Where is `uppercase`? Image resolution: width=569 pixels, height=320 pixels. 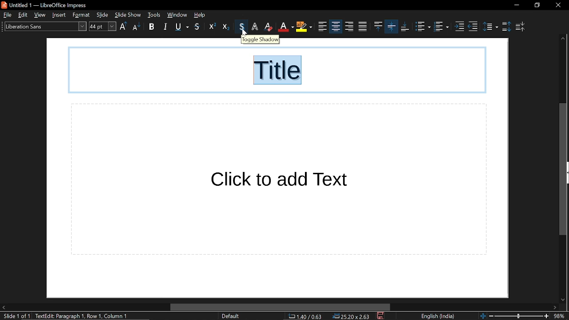
uppercase is located at coordinates (124, 27).